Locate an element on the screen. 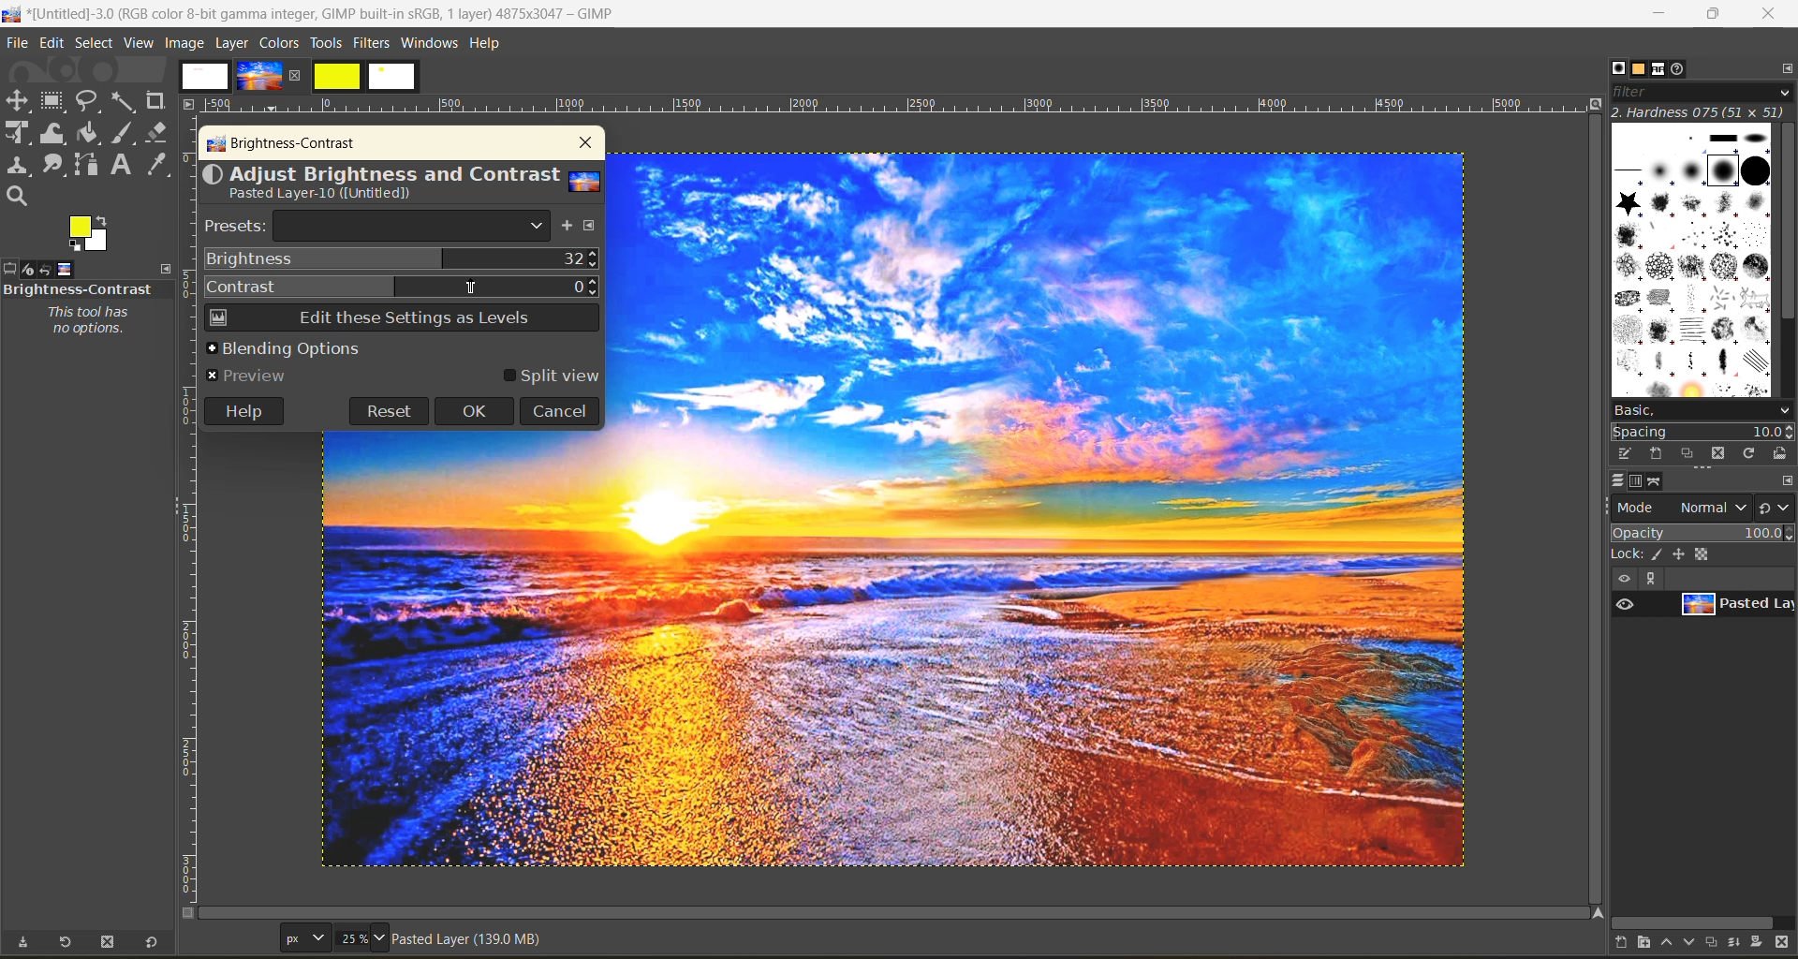  preview is located at coordinates (252, 375).